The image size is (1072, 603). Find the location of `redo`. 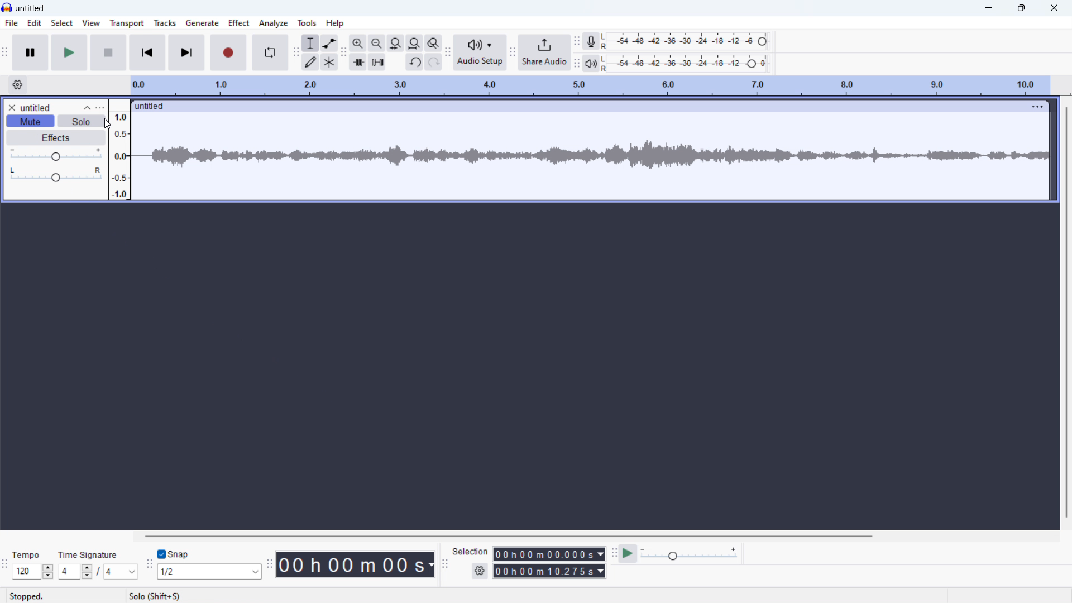

redo is located at coordinates (433, 63).